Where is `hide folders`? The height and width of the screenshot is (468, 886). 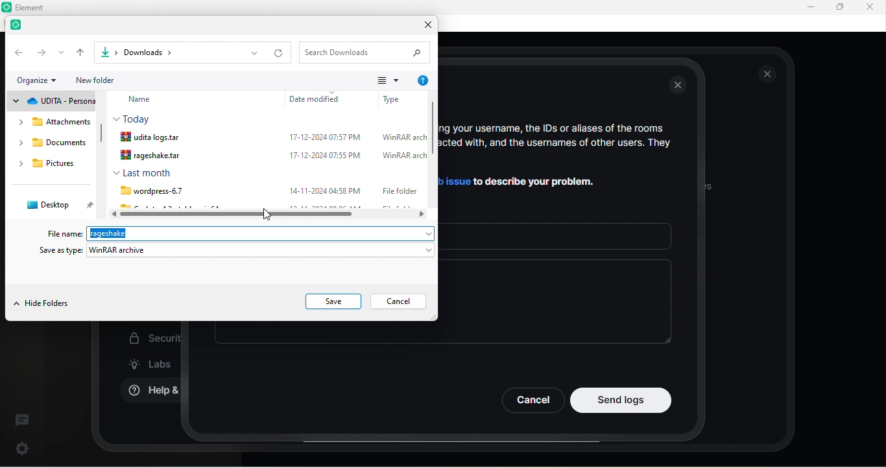 hide folders is located at coordinates (42, 305).